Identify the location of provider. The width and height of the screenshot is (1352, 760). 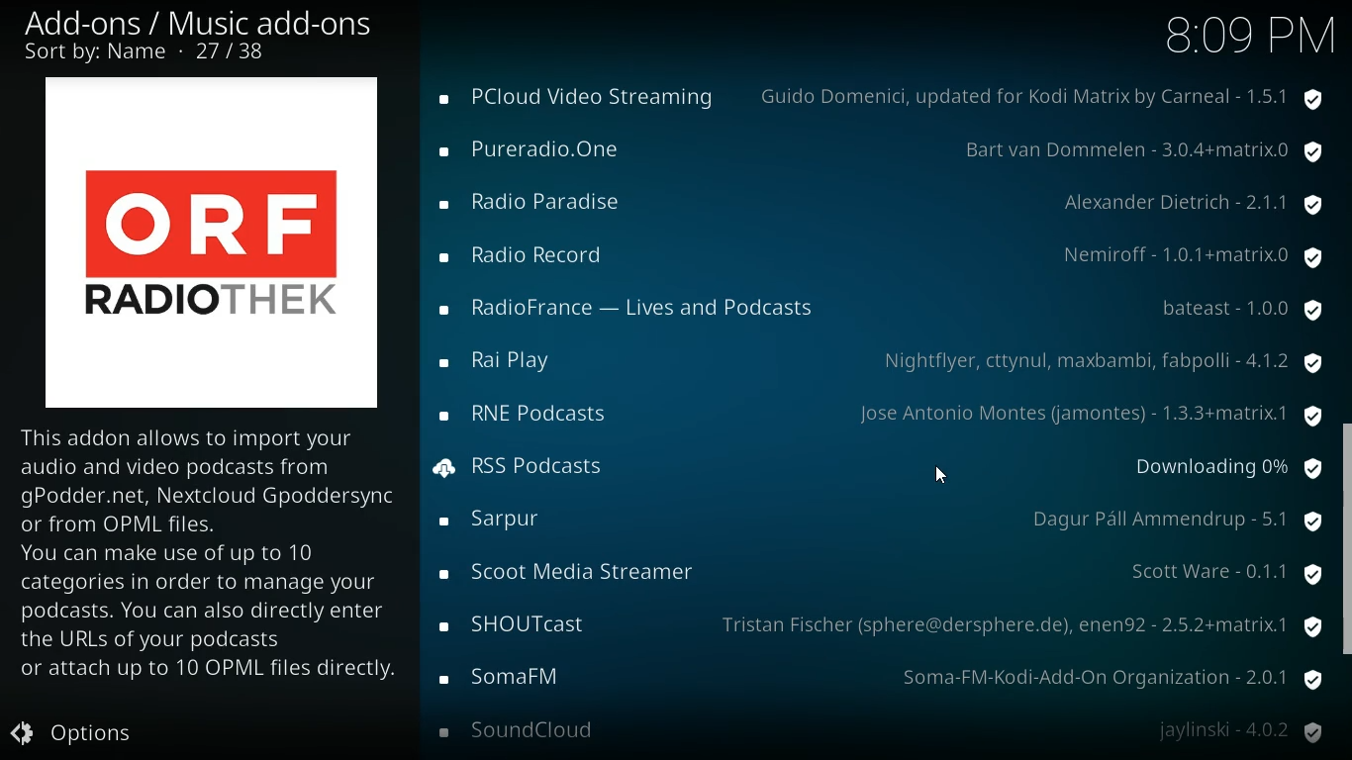
(1241, 729).